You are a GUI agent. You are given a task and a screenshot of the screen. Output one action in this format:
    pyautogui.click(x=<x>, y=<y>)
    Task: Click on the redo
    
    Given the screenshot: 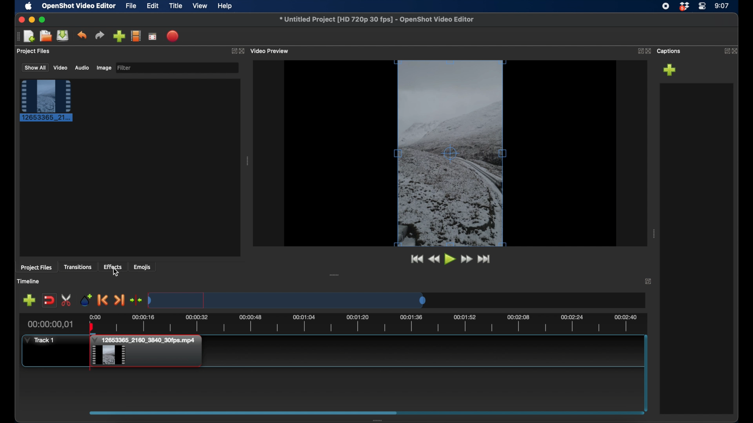 What is the action you would take?
    pyautogui.click(x=100, y=35)
    